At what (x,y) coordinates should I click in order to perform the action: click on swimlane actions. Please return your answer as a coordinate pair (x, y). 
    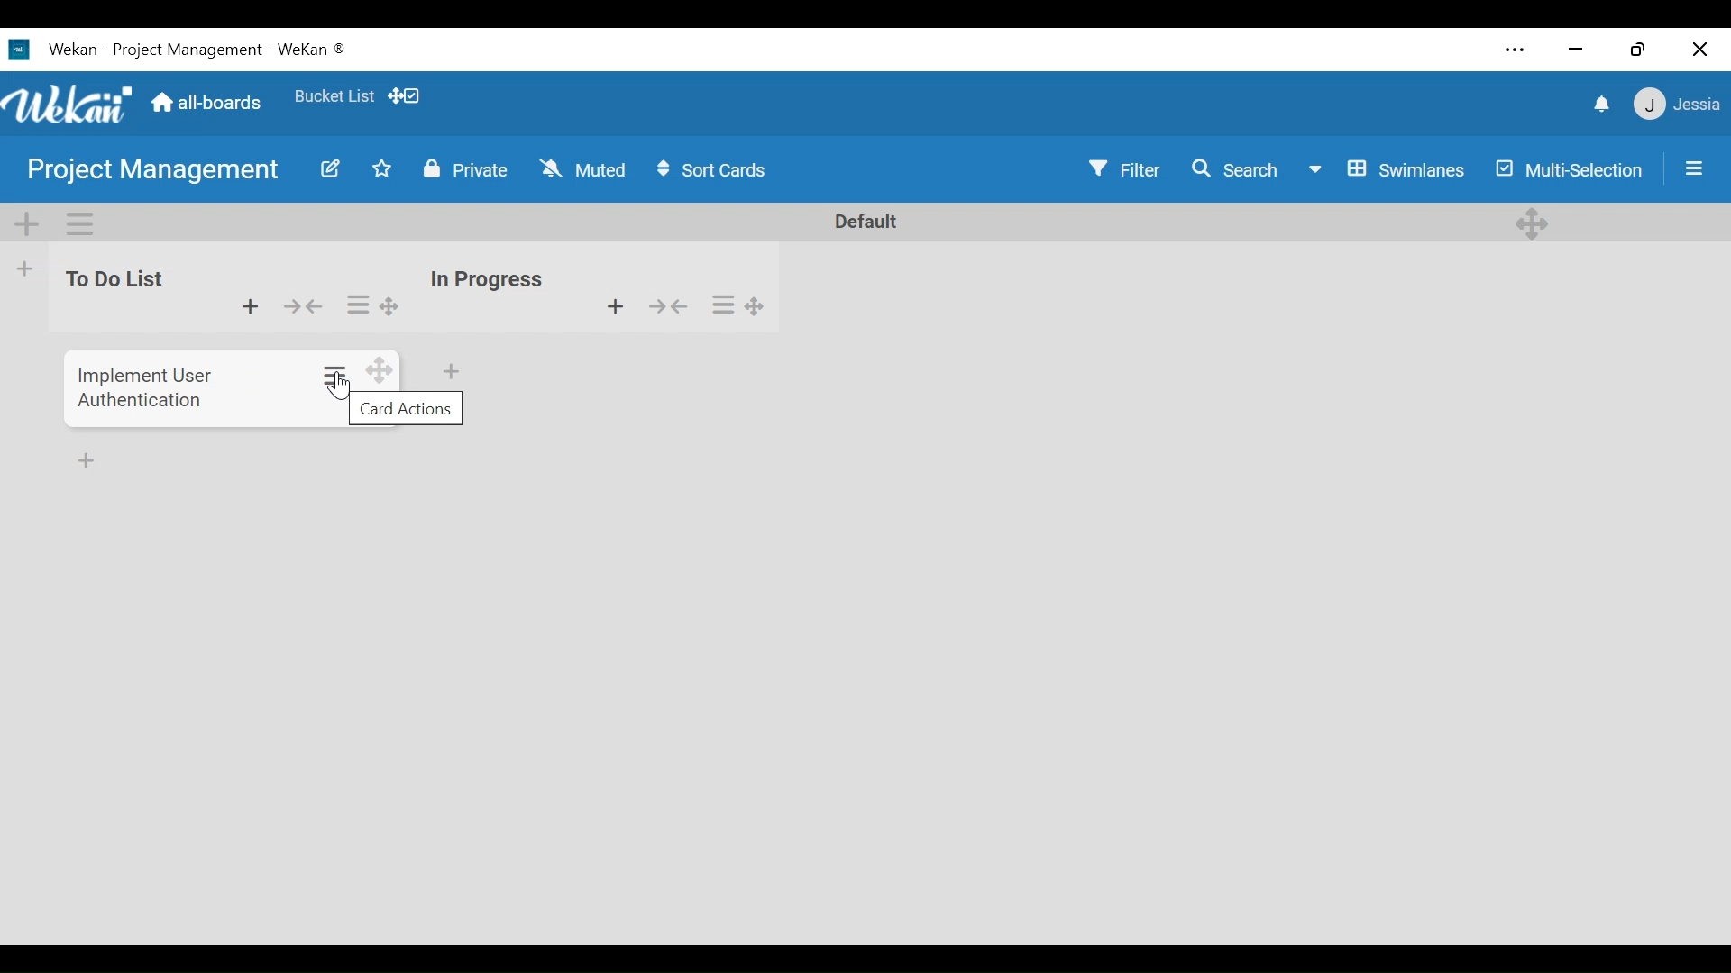
    Looking at the image, I should click on (81, 222).